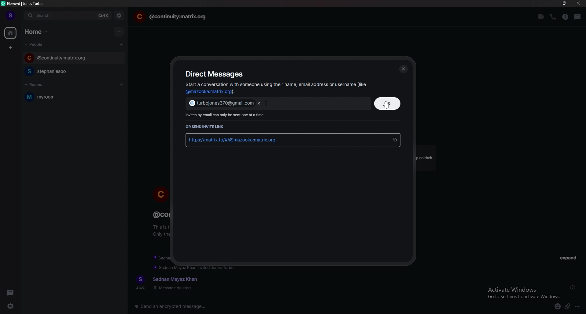 The width and height of the screenshot is (586, 314). Describe the element at coordinates (196, 268) in the screenshot. I see `update` at that location.